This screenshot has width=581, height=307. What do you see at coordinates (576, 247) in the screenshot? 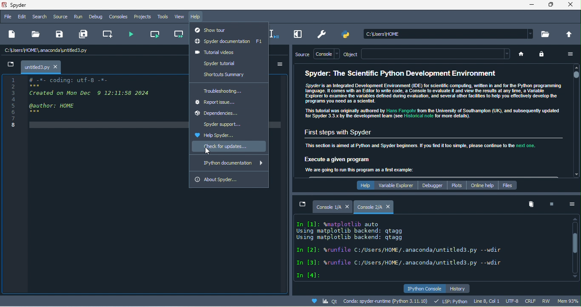
I see `vertical scroll bar` at bounding box center [576, 247].